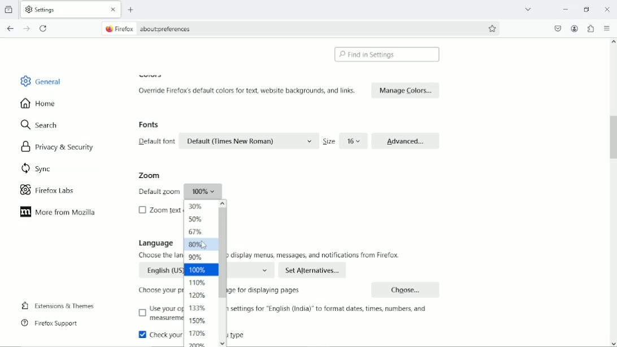 This screenshot has height=347, width=617. What do you see at coordinates (132, 10) in the screenshot?
I see `new tab` at bounding box center [132, 10].